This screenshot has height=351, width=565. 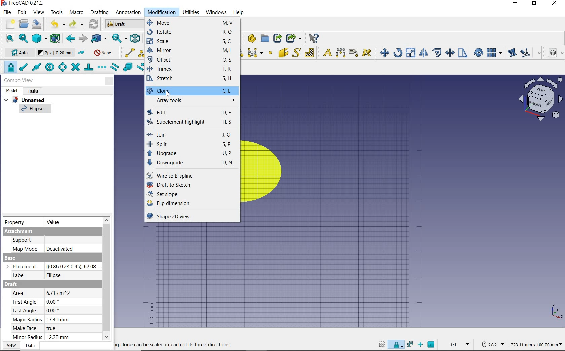 I want to click on snap perpendicular, so click(x=89, y=68).